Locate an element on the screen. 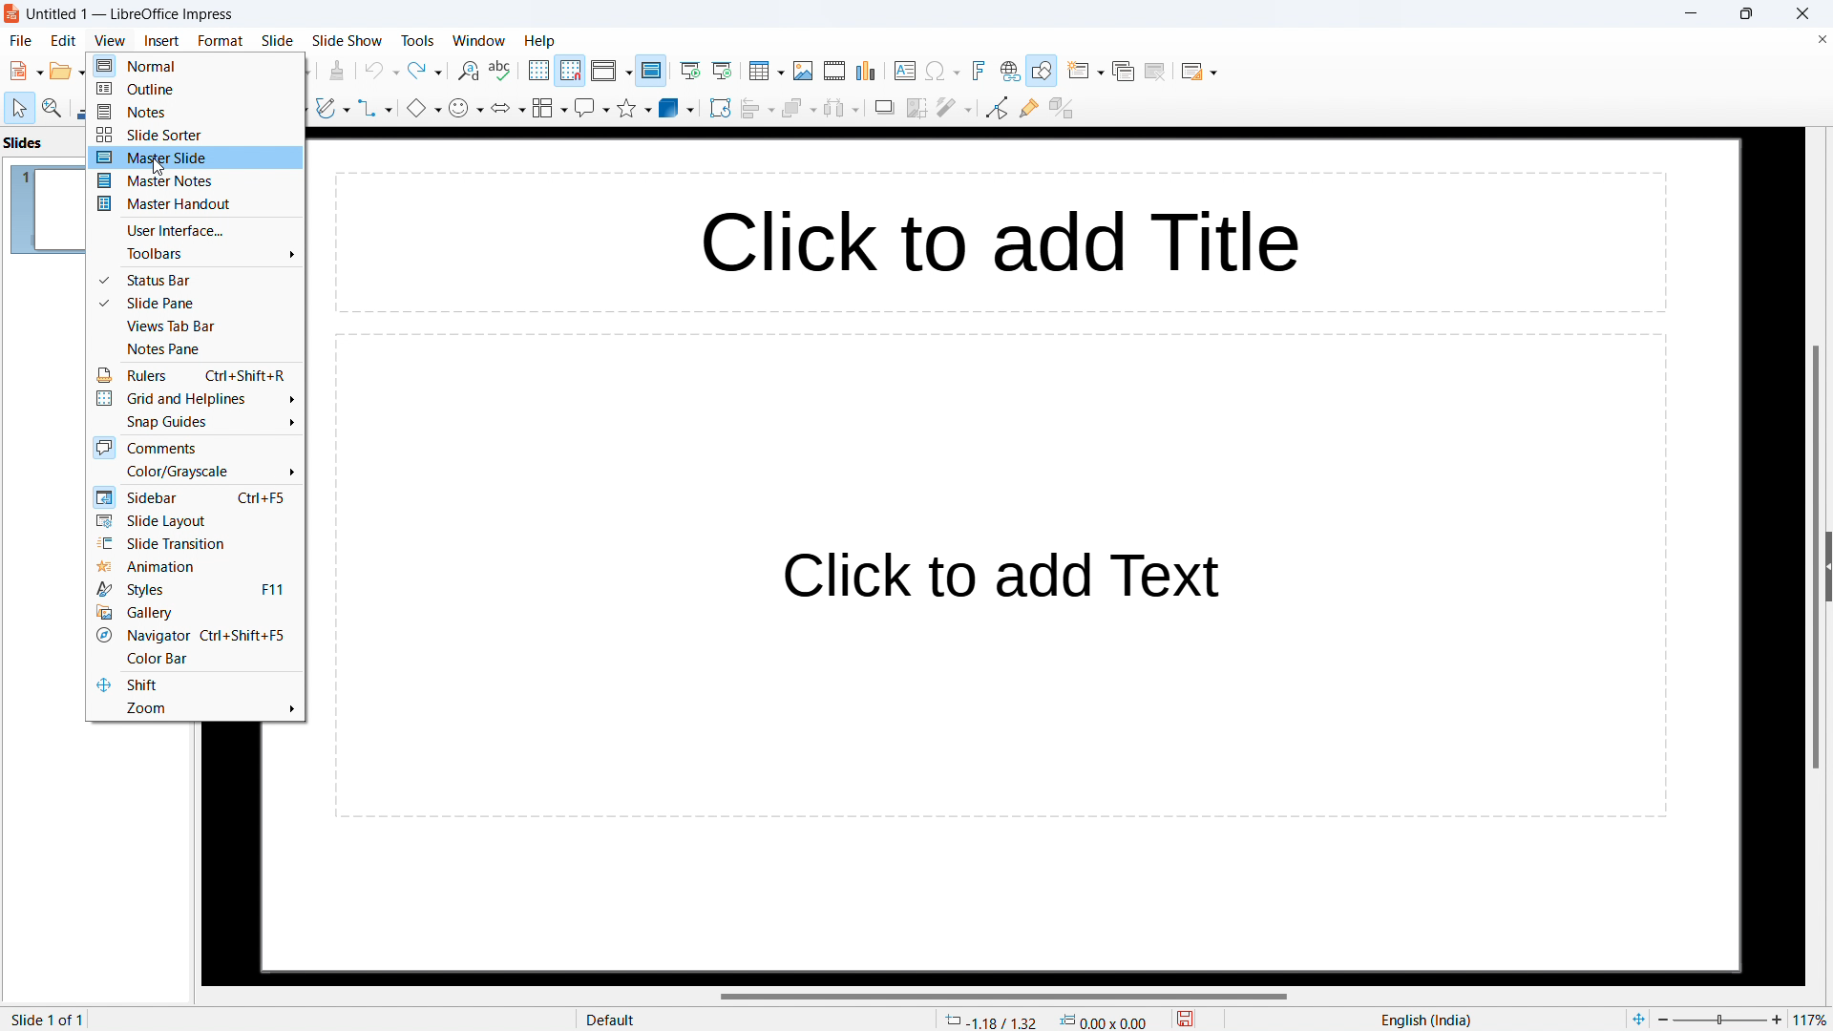 The height and width of the screenshot is (1031, 1833). maximize is located at coordinates (1745, 13).